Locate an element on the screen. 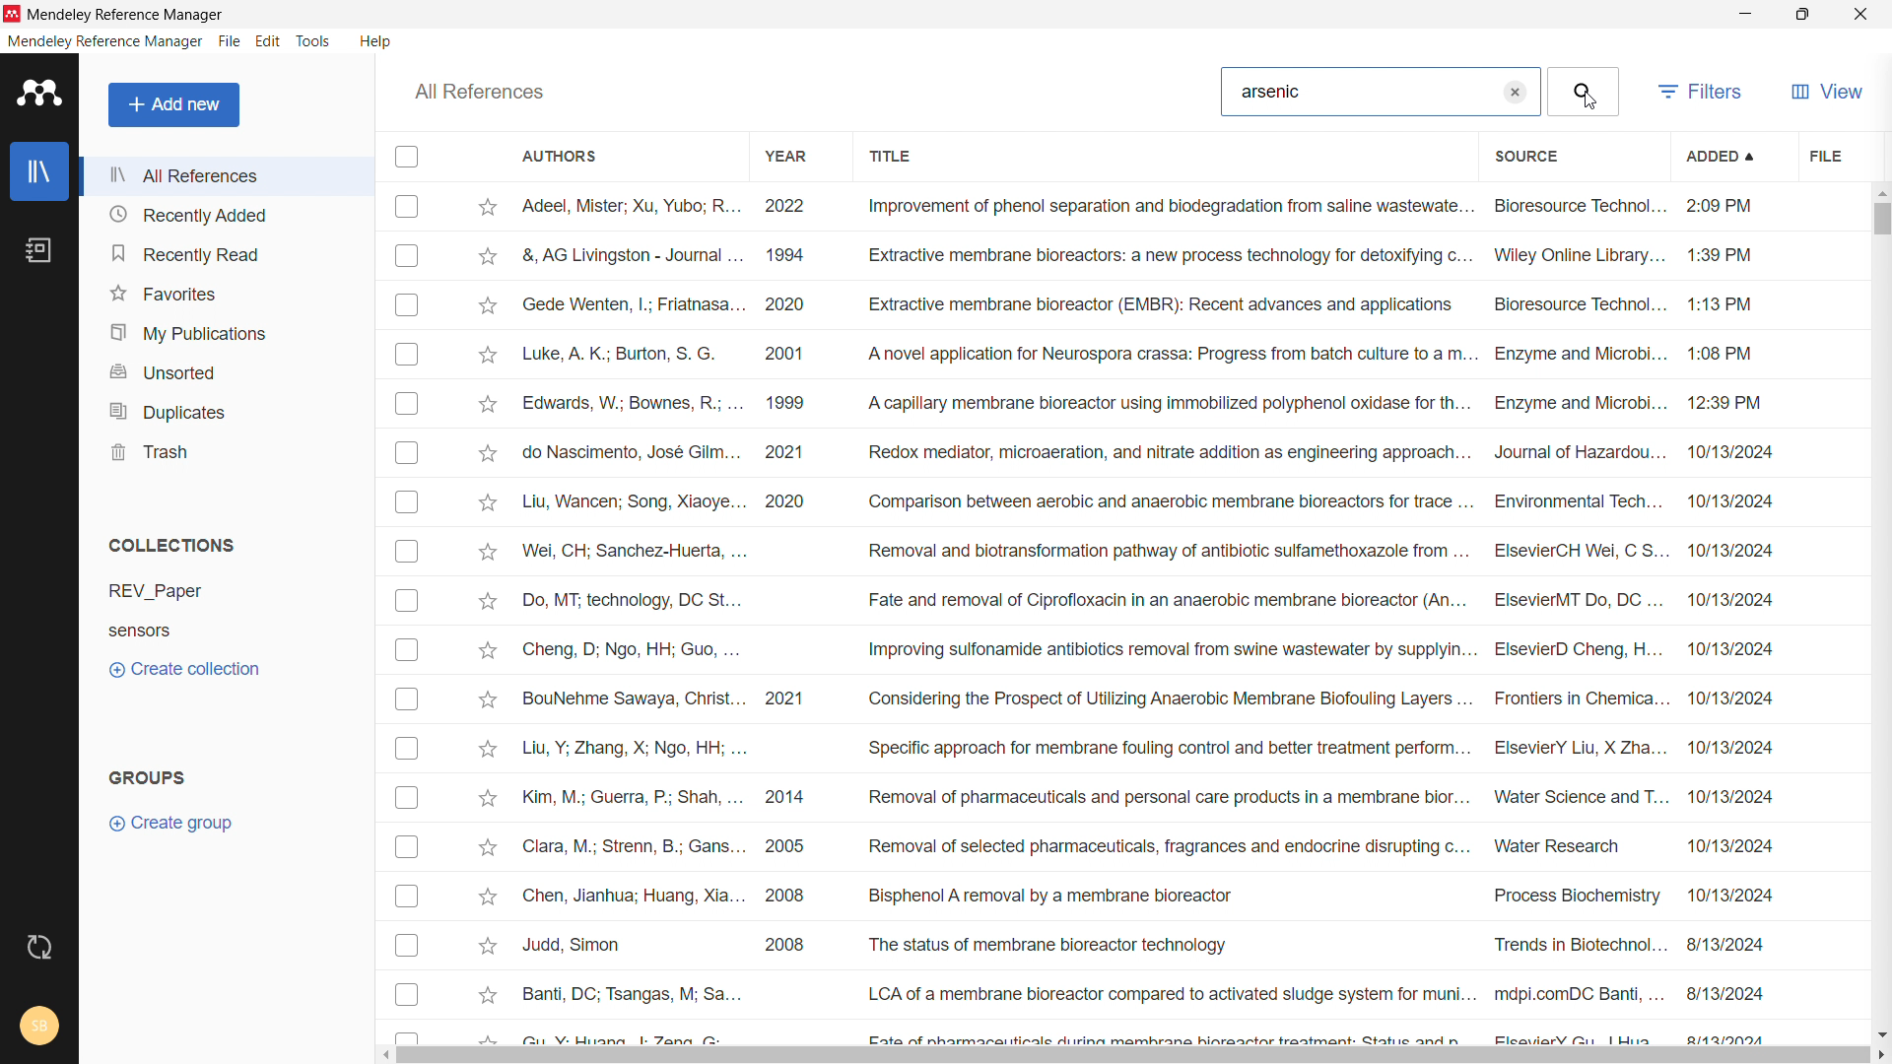 This screenshot has width=1892, height=1064. horizontal scrollbar is located at coordinates (1123, 1056).